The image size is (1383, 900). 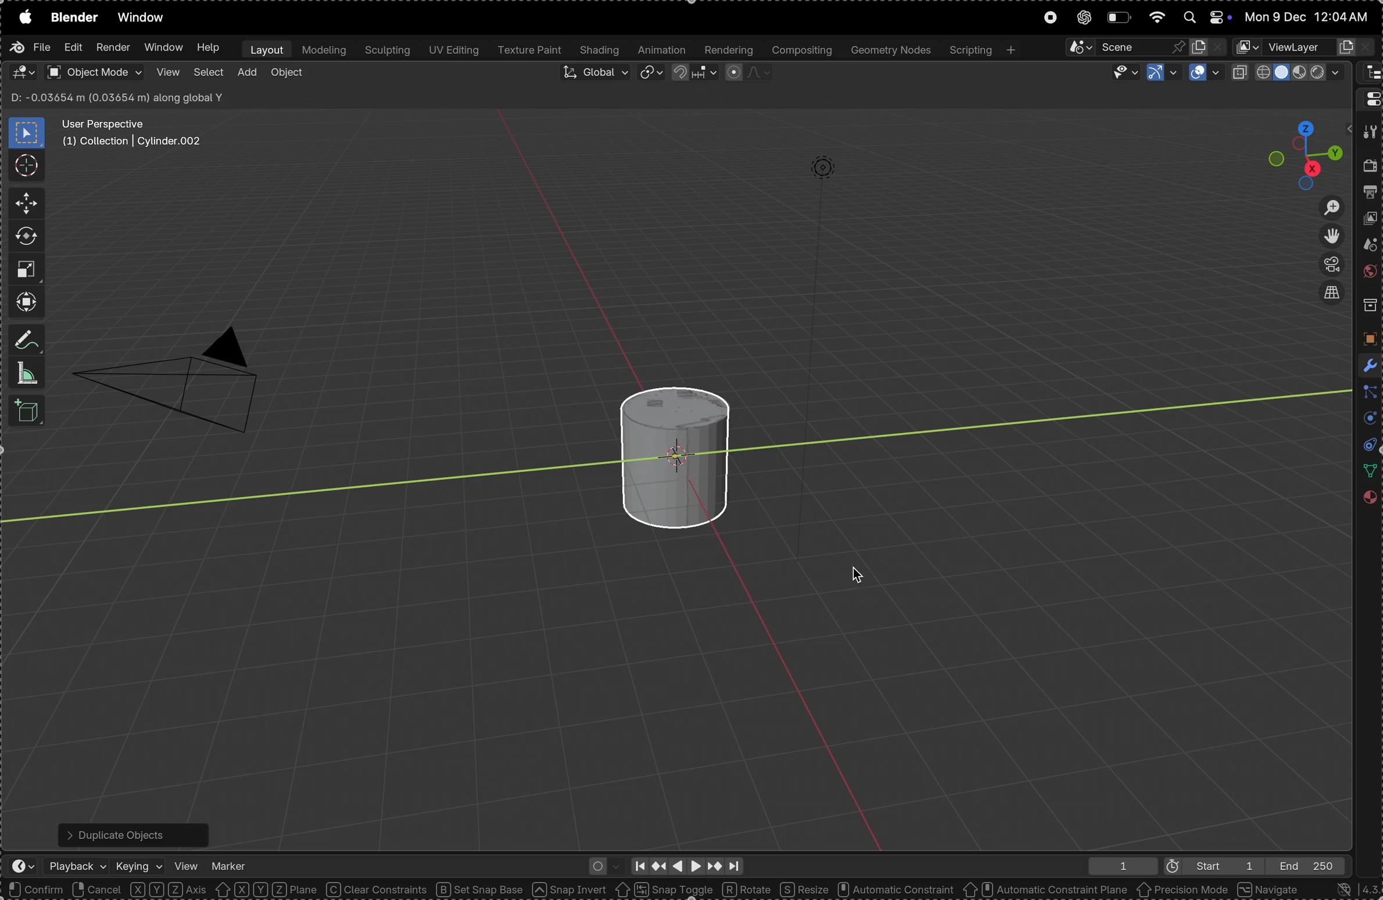 I want to click on Pan view, so click(x=139, y=890).